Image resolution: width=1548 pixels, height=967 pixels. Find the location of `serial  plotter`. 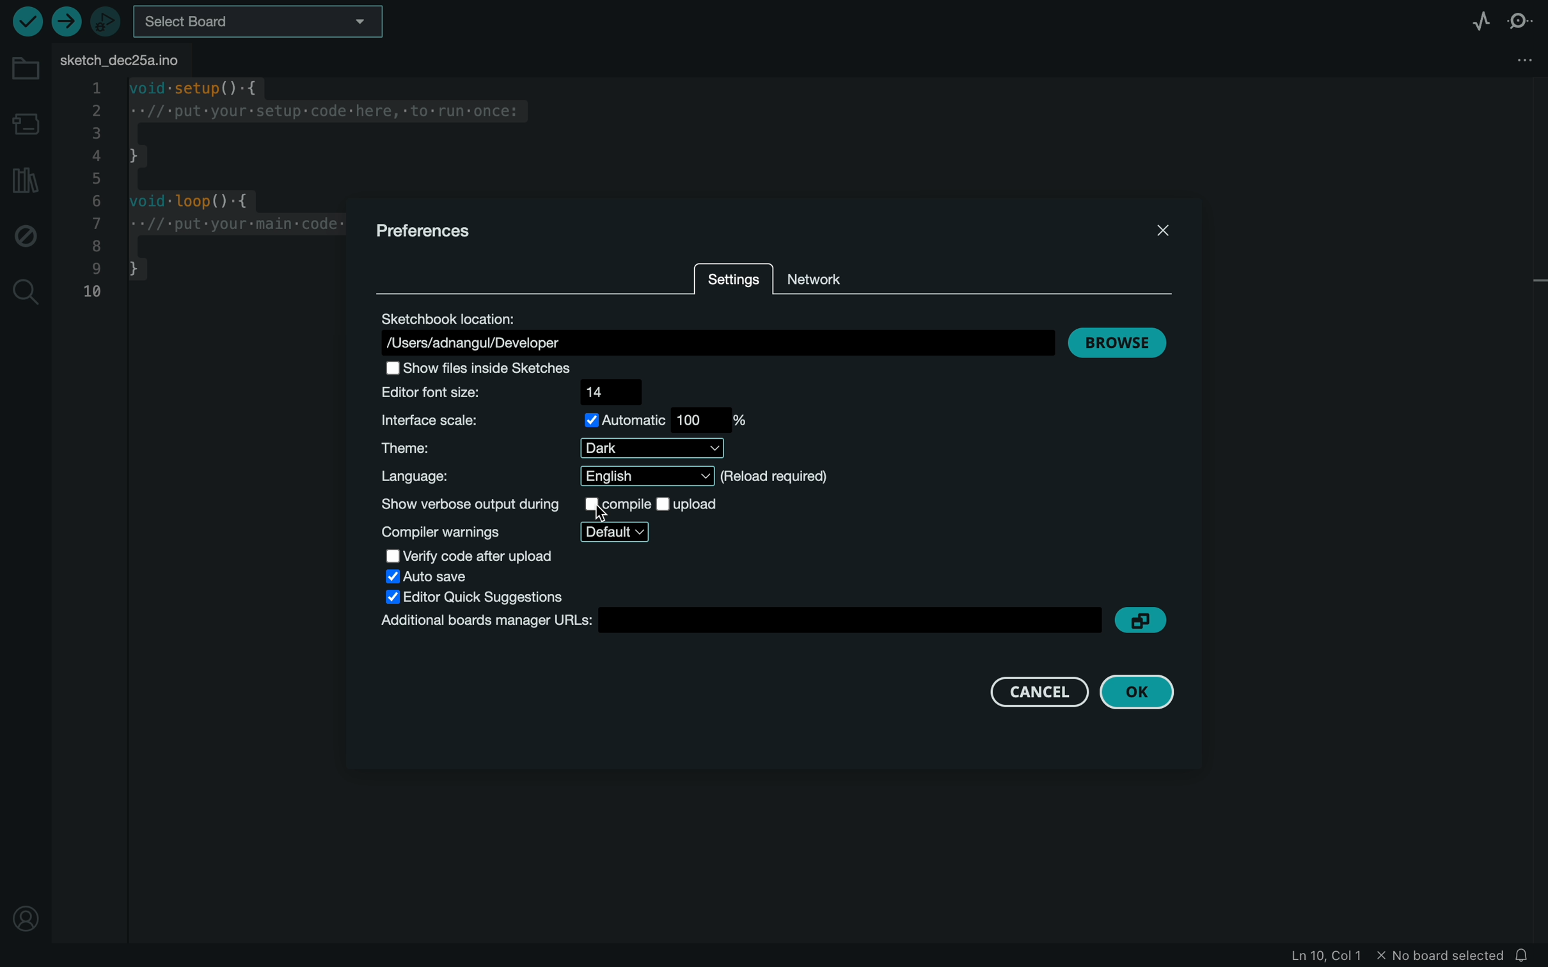

serial  plotter is located at coordinates (1480, 19).